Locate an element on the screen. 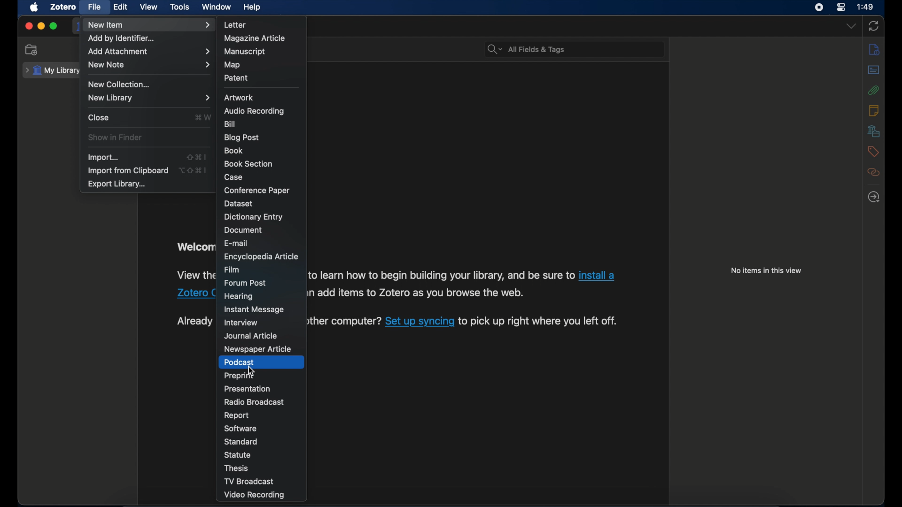  book is located at coordinates (234, 150).